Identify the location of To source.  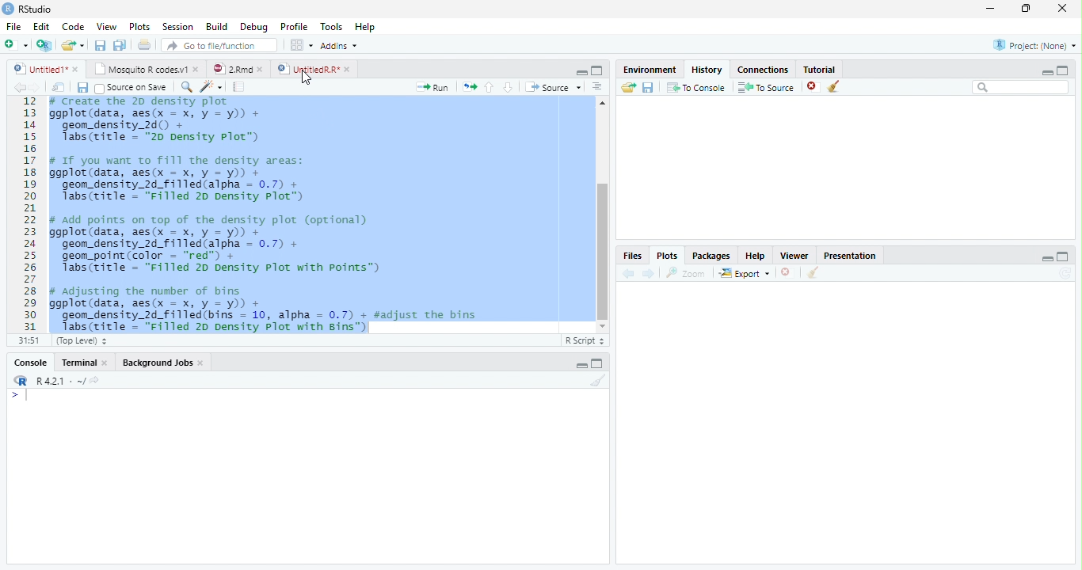
(767, 88).